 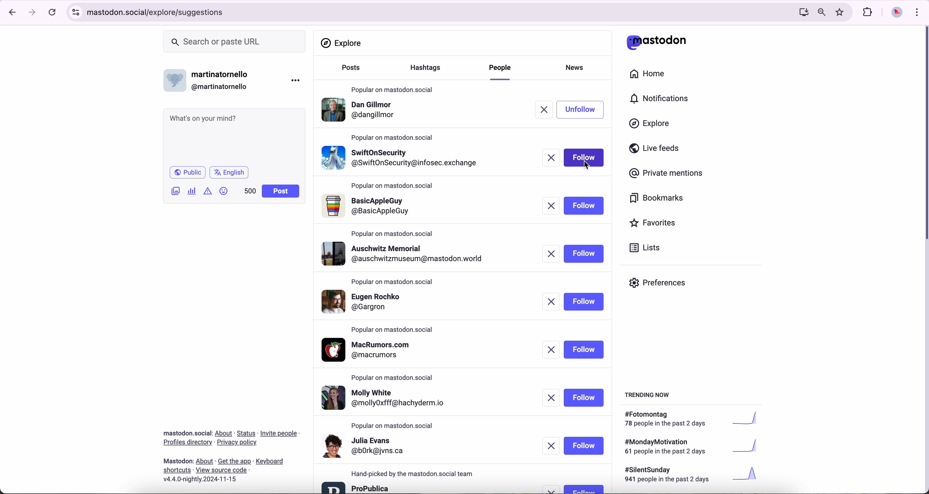 I want to click on bookmarks, so click(x=657, y=199).